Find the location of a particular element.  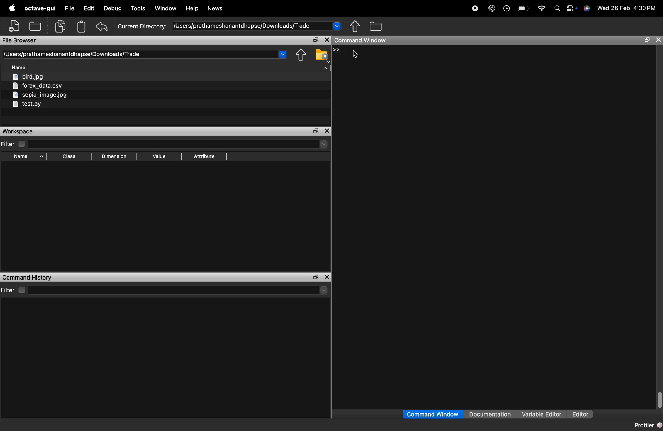

tools is located at coordinates (139, 8).